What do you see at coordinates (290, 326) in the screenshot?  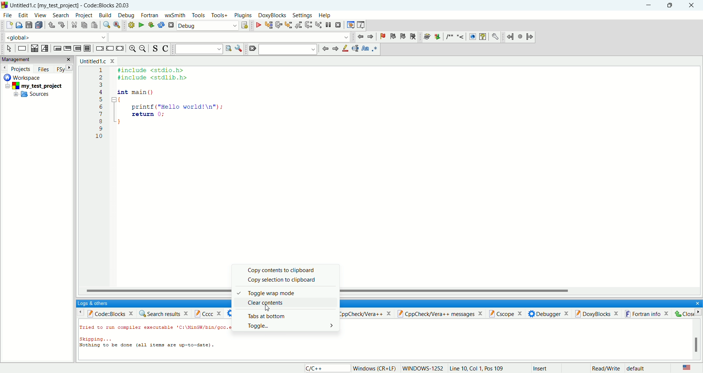 I see `toggle` at bounding box center [290, 326].